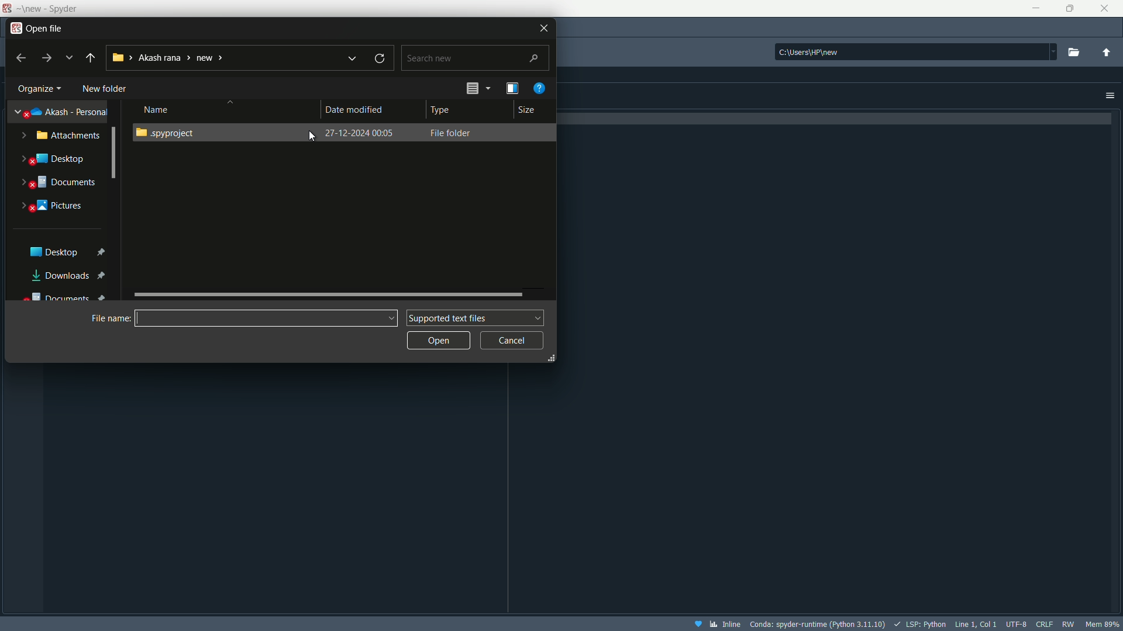 This screenshot has width=1123, height=631. I want to click on file eol status, so click(1045, 625).